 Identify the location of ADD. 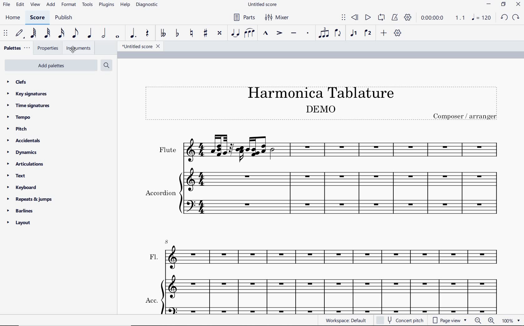
(51, 4).